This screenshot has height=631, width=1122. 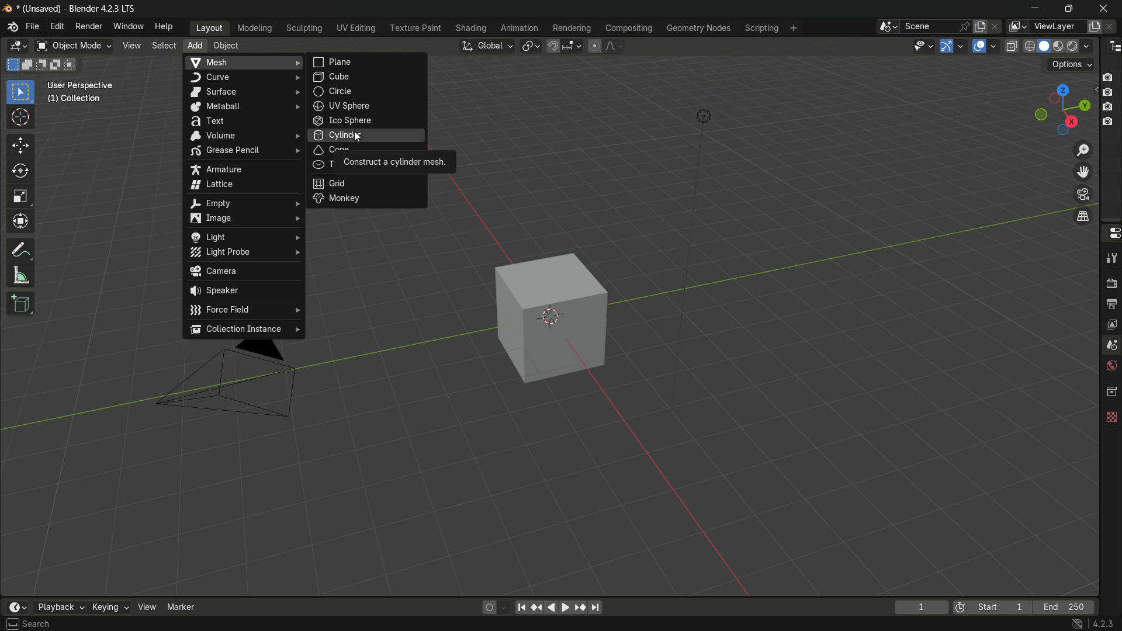 What do you see at coordinates (996, 46) in the screenshot?
I see `overlays` at bounding box center [996, 46].